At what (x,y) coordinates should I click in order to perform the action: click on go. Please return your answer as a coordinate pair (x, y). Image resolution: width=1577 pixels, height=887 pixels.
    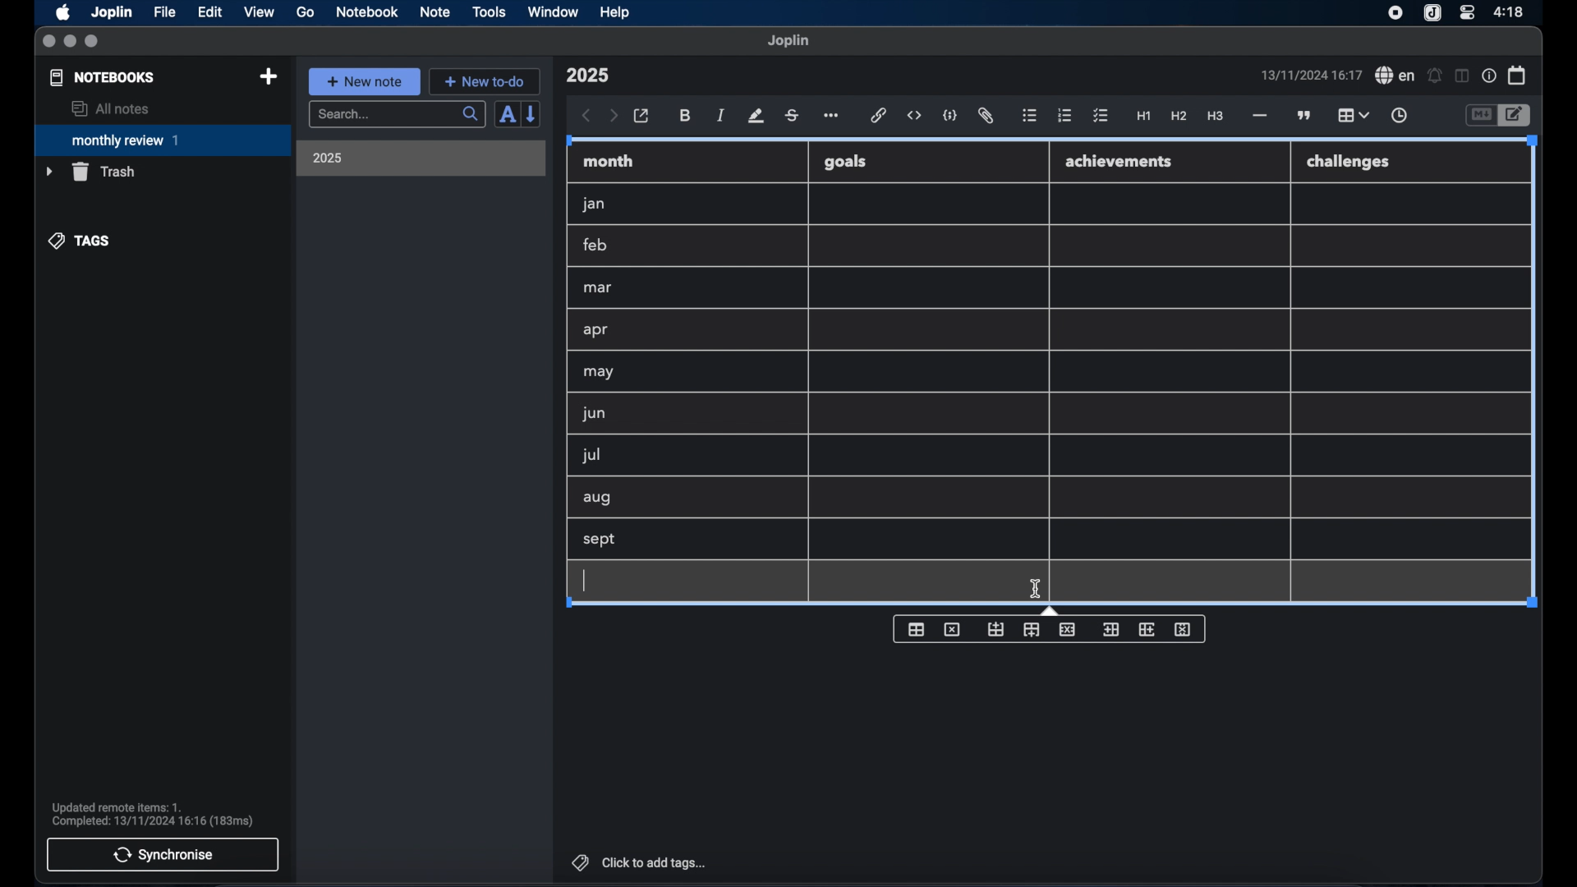
    Looking at the image, I should click on (306, 11).